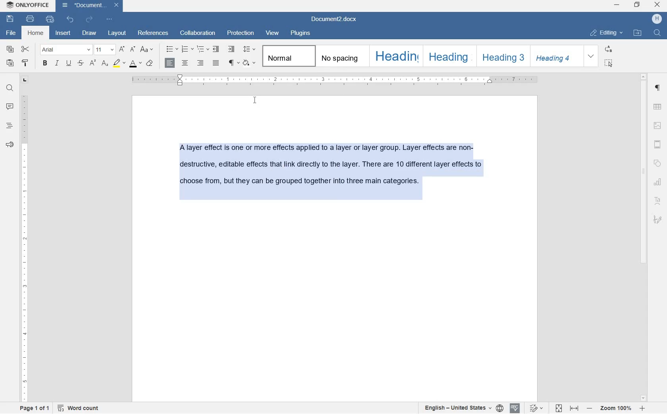  I want to click on clear style, so click(149, 63).